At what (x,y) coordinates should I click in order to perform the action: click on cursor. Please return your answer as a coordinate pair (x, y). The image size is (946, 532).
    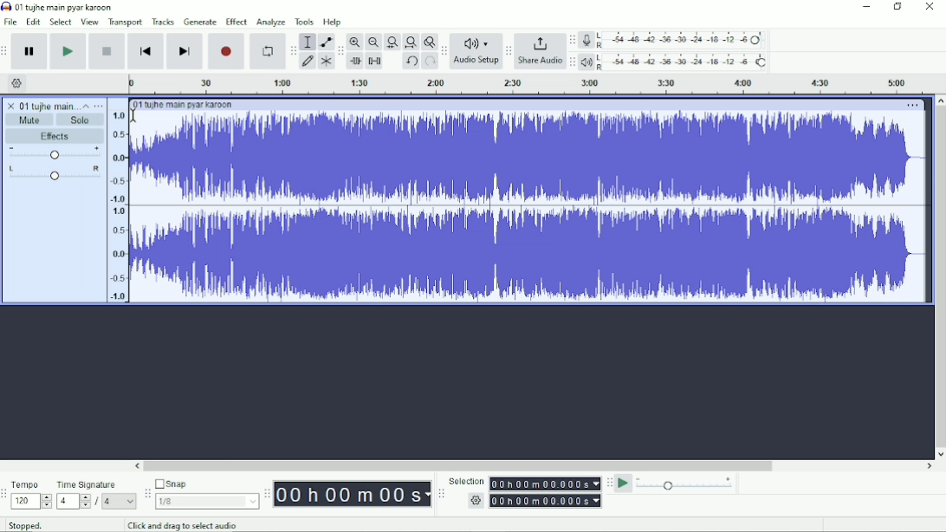
    Looking at the image, I should click on (133, 114).